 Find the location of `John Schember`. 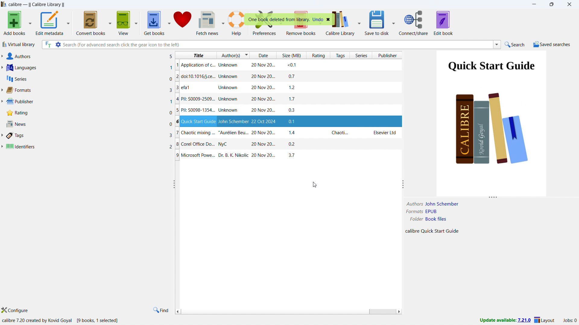

John Schember is located at coordinates (442, 203).